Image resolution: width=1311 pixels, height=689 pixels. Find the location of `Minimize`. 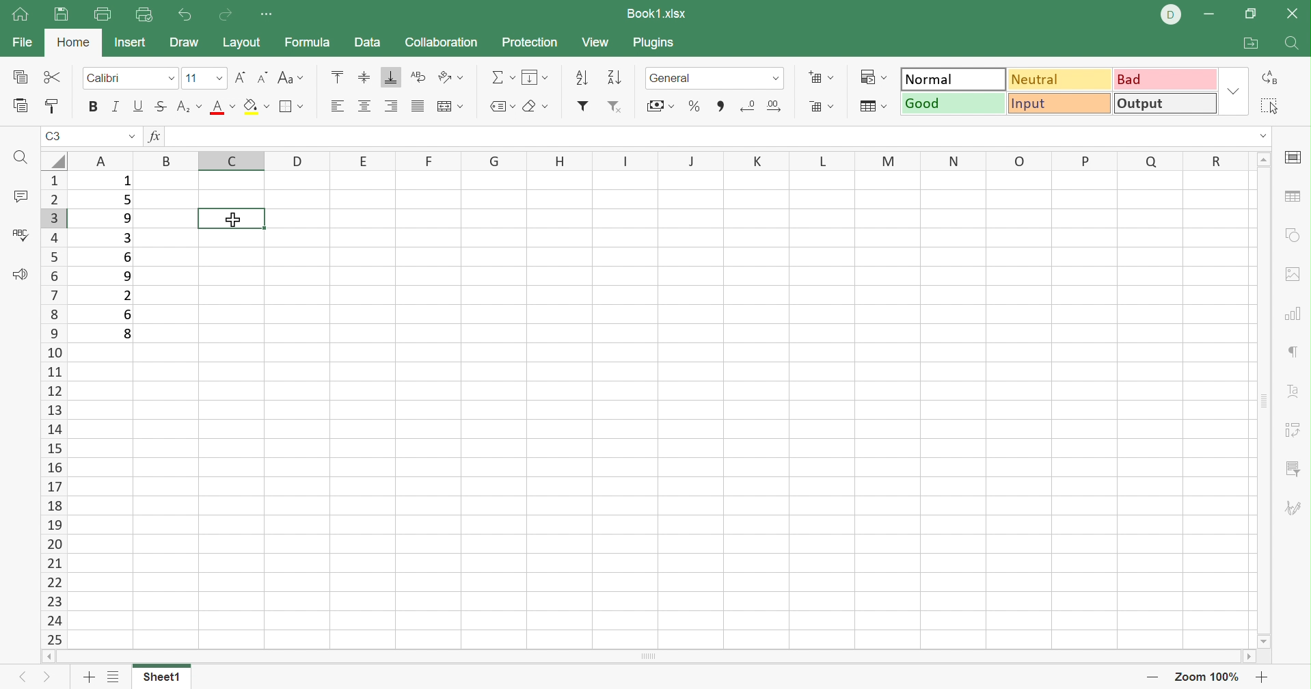

Minimize is located at coordinates (1211, 15).